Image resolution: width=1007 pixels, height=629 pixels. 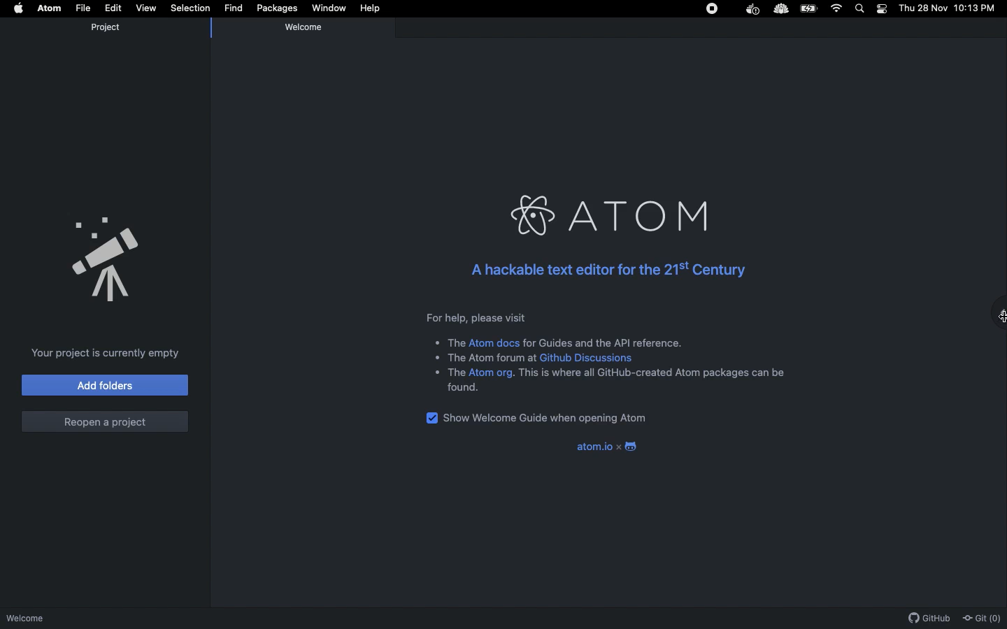 What do you see at coordinates (190, 8) in the screenshot?
I see `Selection` at bounding box center [190, 8].